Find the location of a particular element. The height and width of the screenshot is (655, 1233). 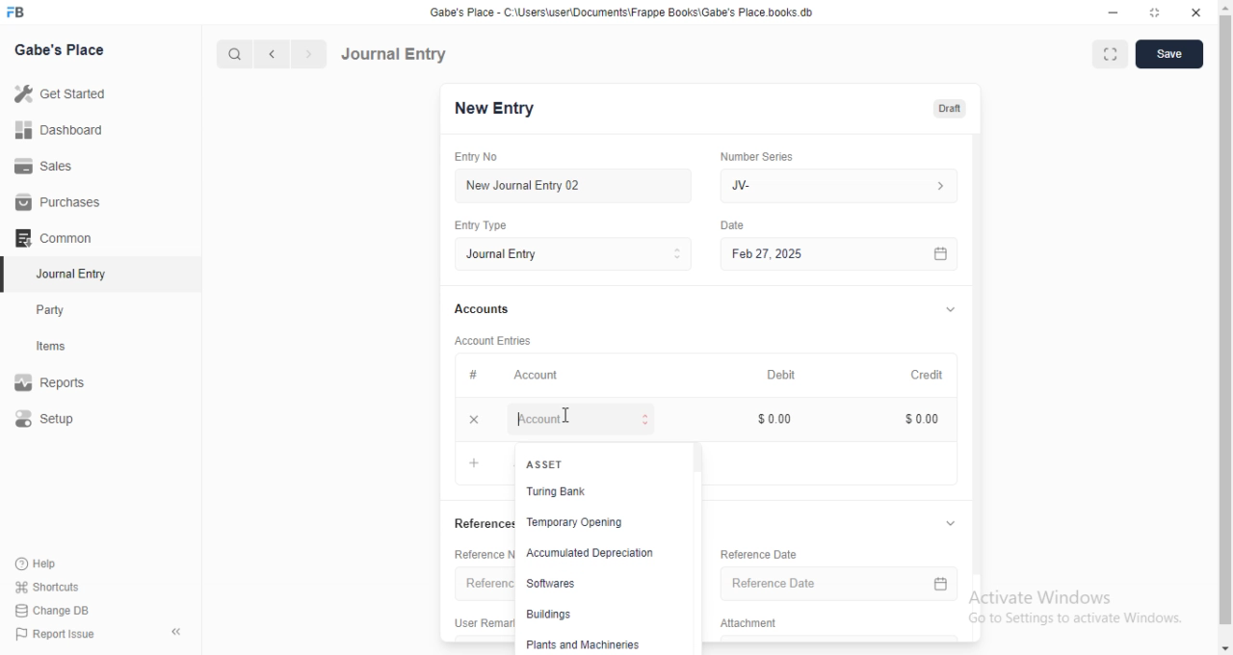

Next is located at coordinates (307, 54).